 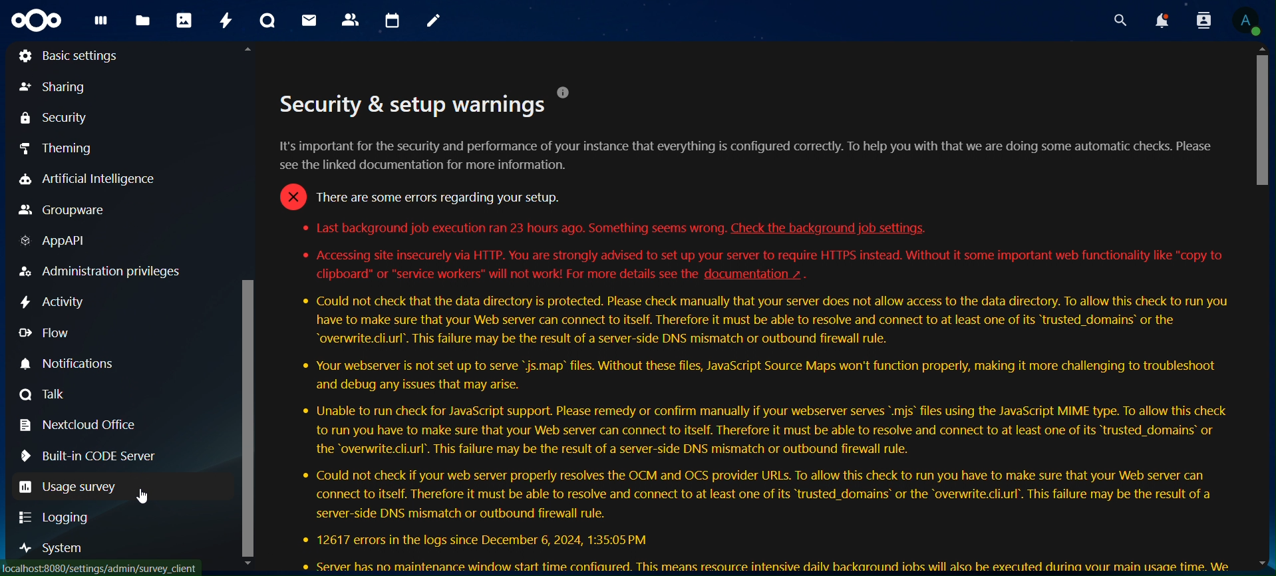 I want to click on administration privileges, so click(x=98, y=271).